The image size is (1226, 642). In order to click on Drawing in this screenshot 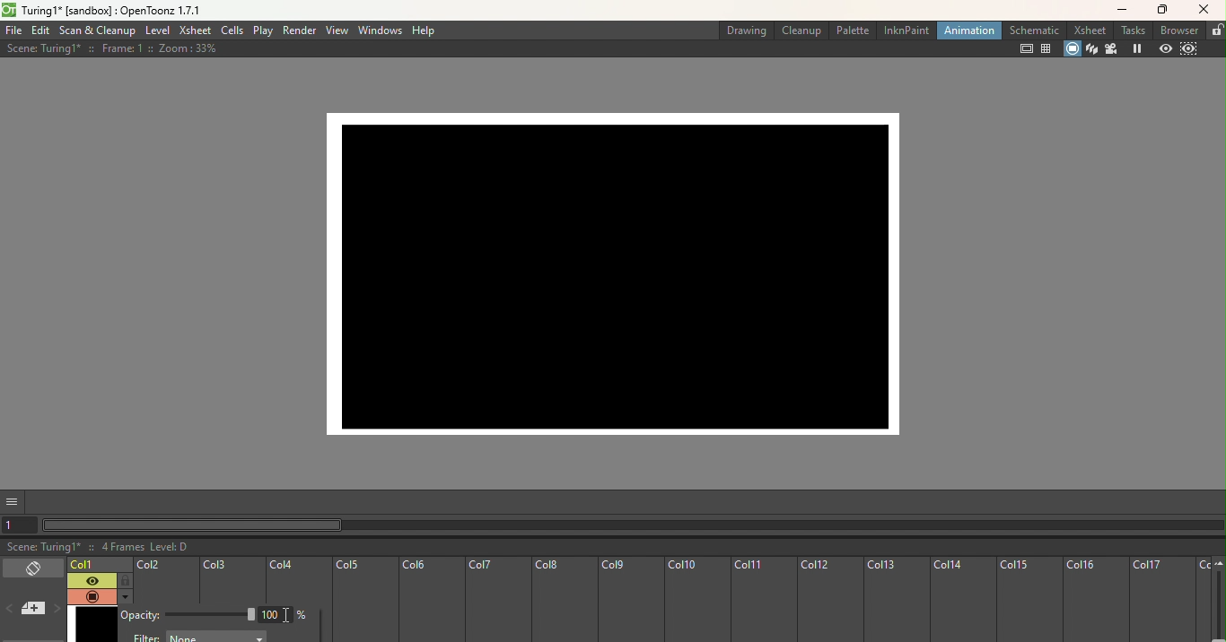, I will do `click(743, 29)`.